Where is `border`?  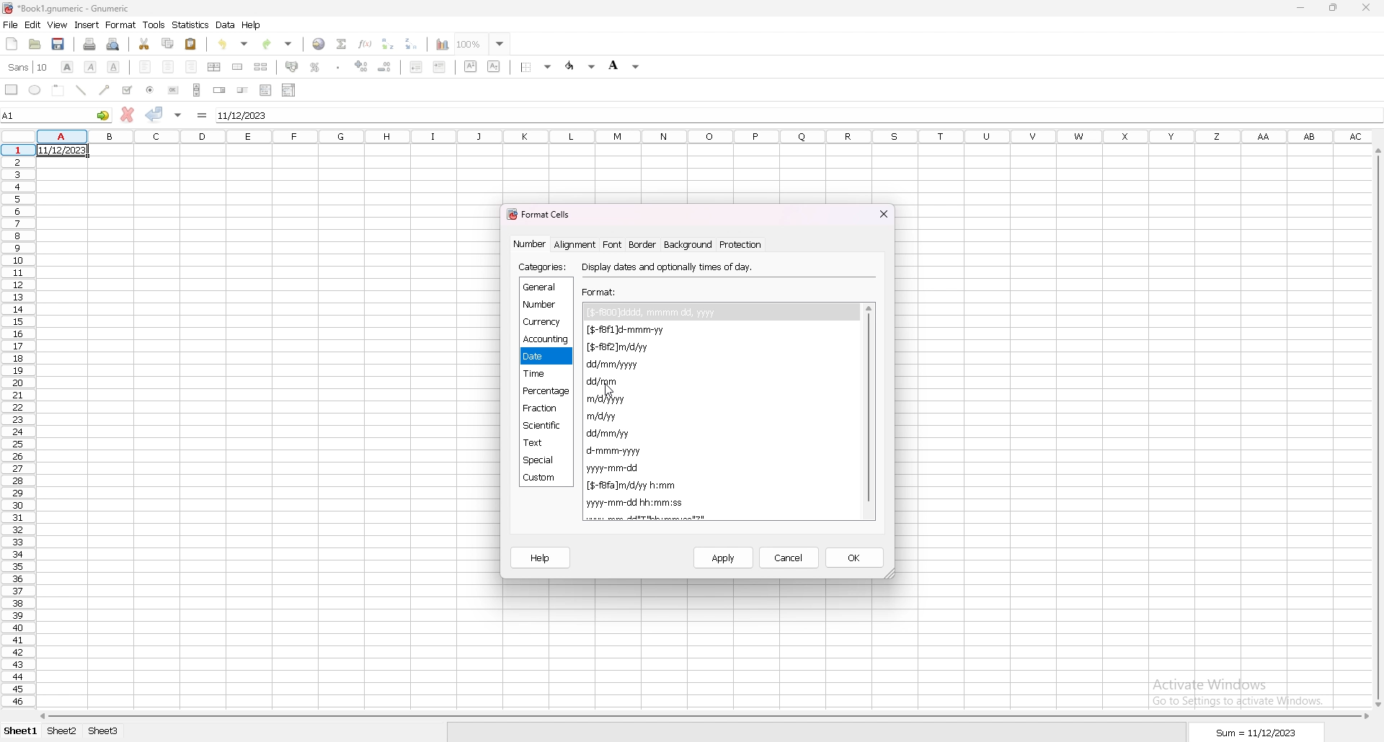 border is located at coordinates (643, 244).